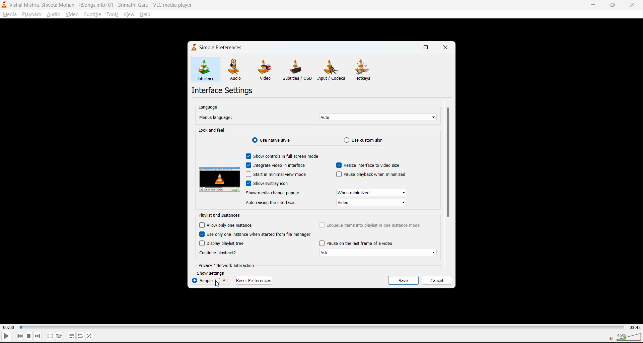  What do you see at coordinates (272, 139) in the screenshot?
I see `use native style` at bounding box center [272, 139].